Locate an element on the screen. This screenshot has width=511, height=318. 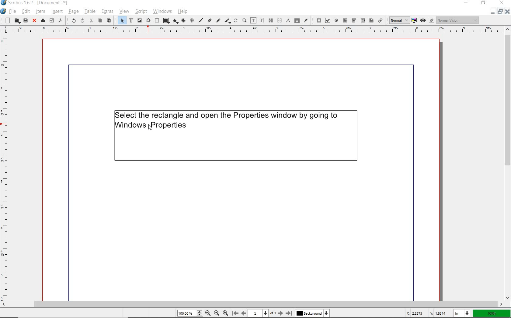
link text frames is located at coordinates (271, 21).